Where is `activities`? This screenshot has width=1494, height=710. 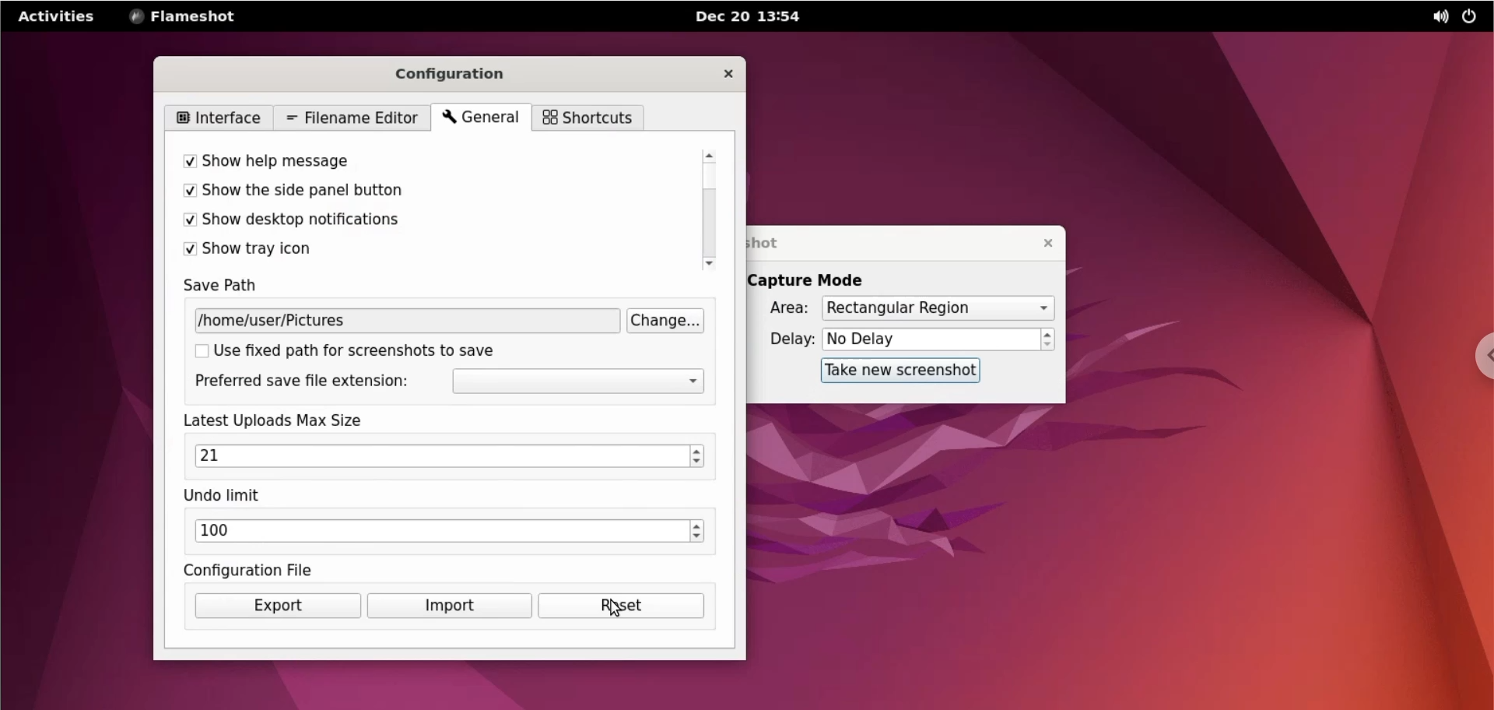 activities is located at coordinates (58, 16).